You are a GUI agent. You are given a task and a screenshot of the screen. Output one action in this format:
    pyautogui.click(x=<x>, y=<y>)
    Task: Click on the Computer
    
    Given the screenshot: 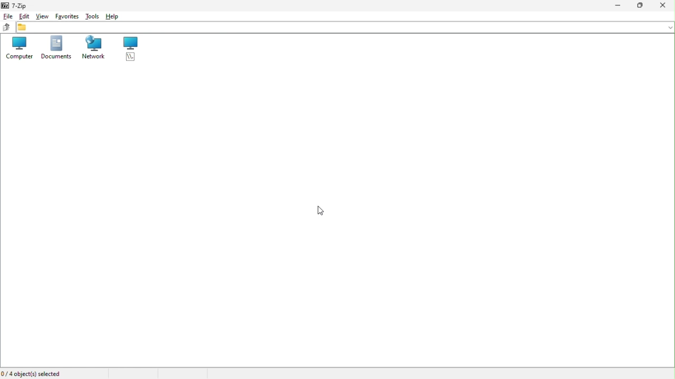 What is the action you would take?
    pyautogui.click(x=19, y=49)
    